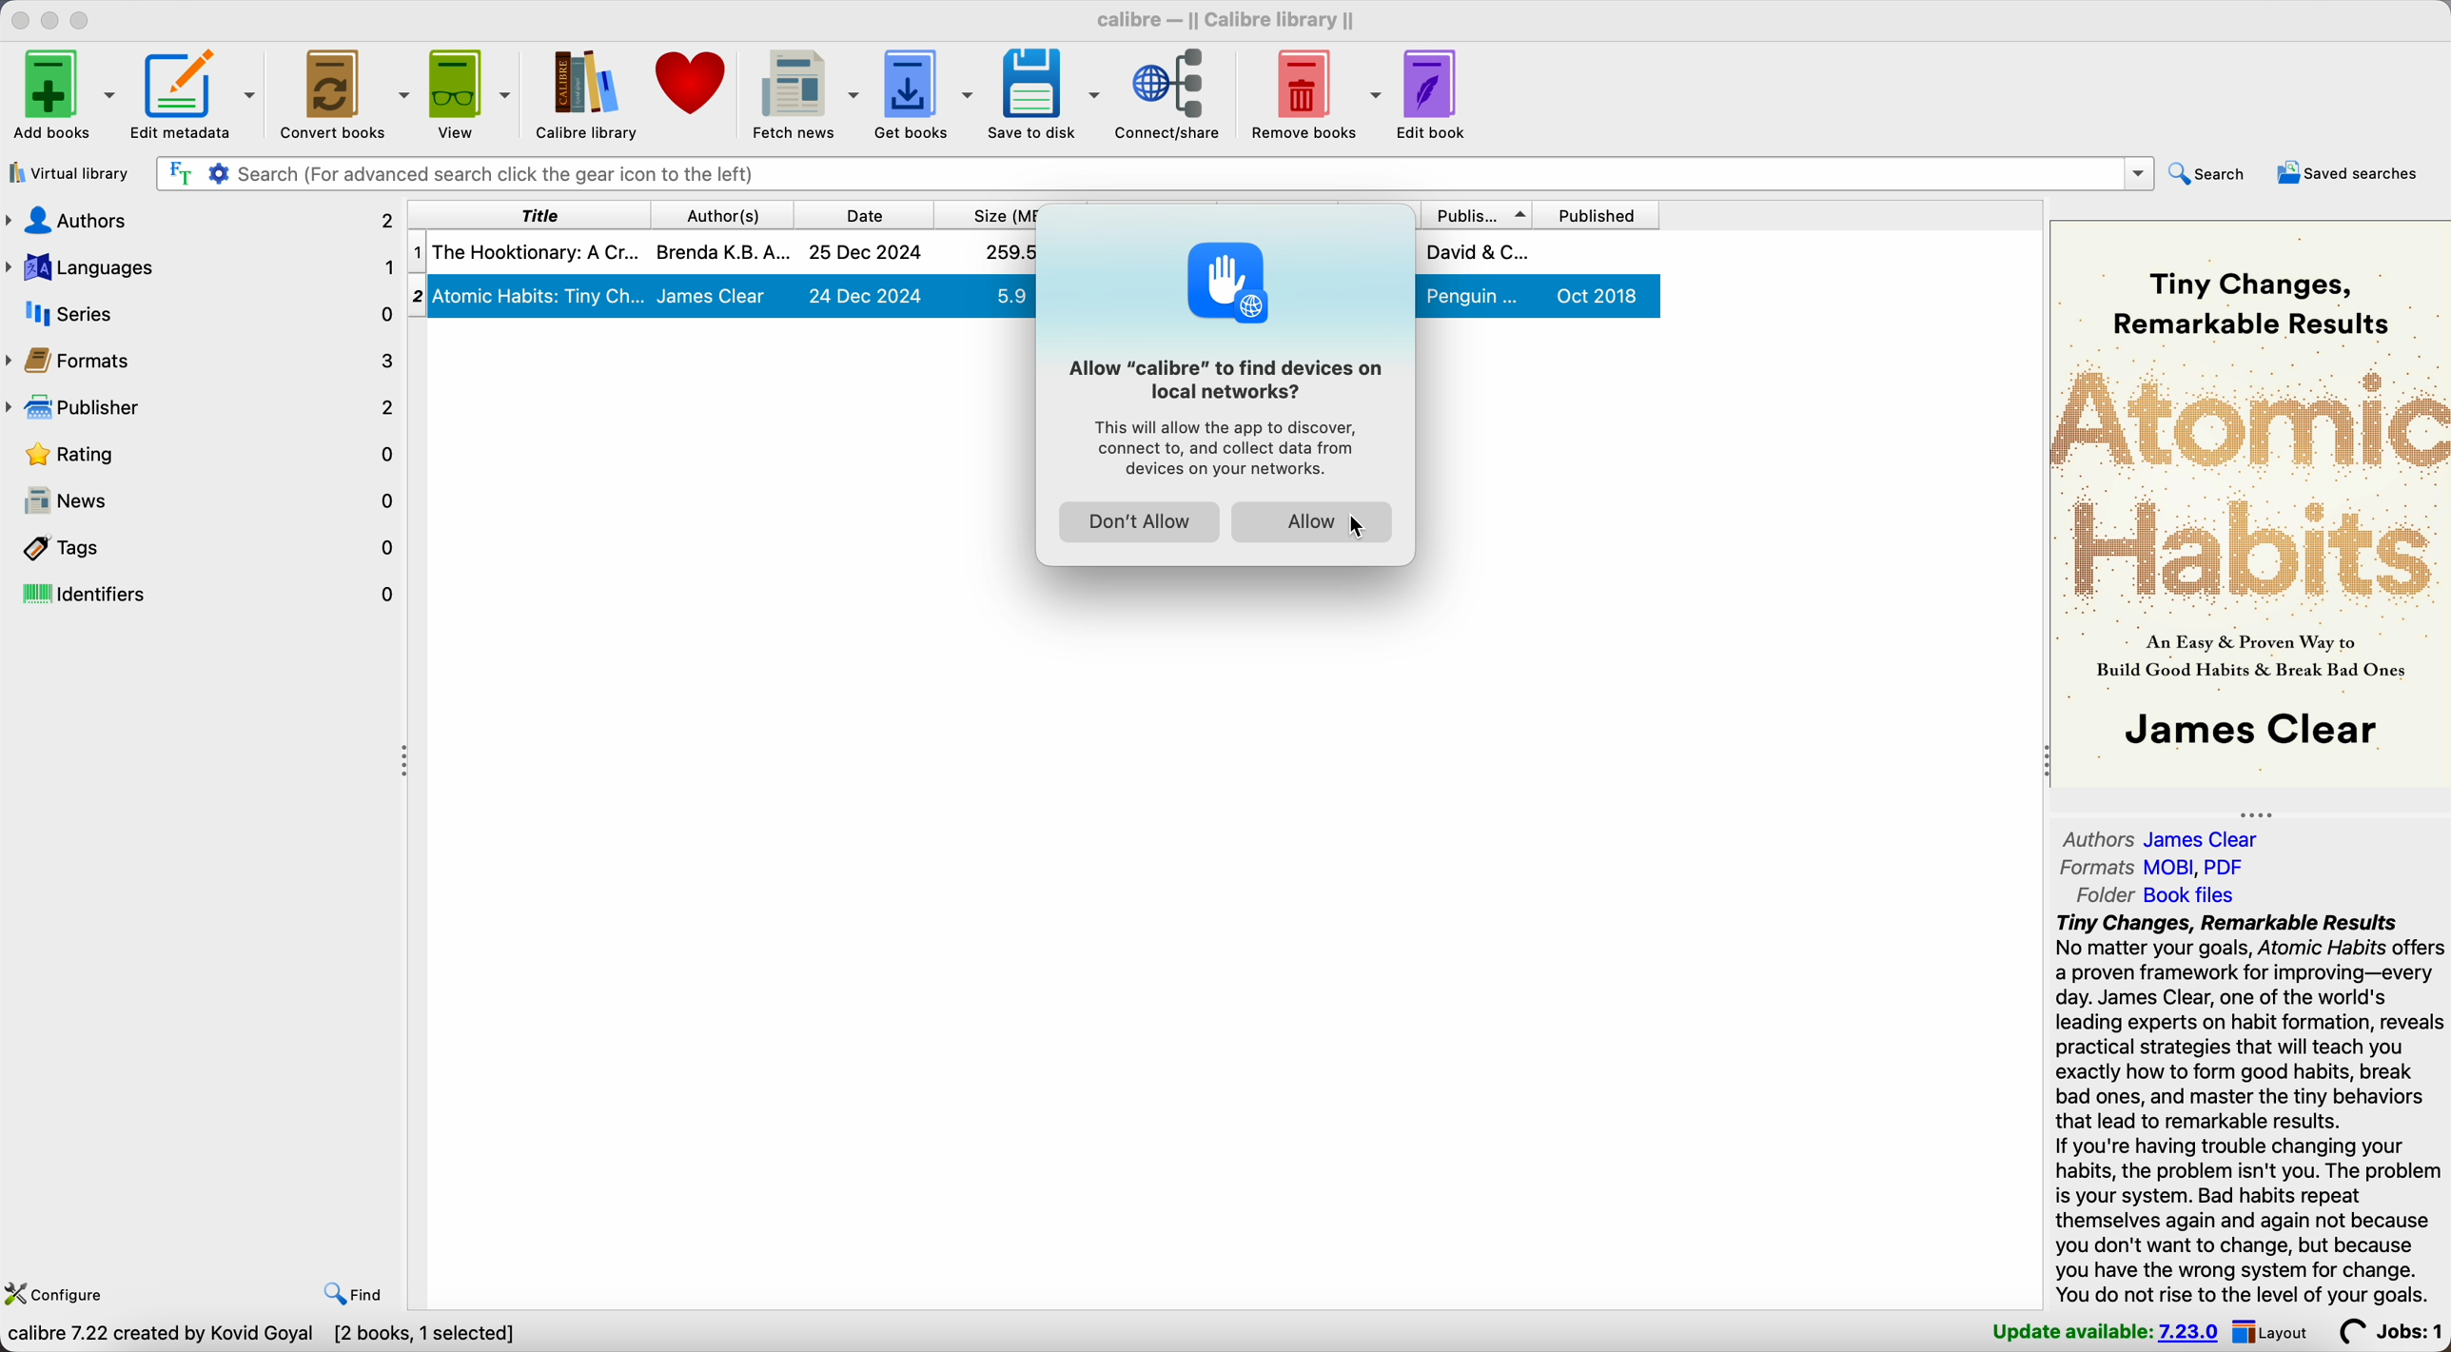 This screenshot has height=1352, width=2451. What do you see at coordinates (261, 1336) in the screenshot?
I see `Calibre 7.22 created by Kovid Goyal [2 books, 1 selected]` at bounding box center [261, 1336].